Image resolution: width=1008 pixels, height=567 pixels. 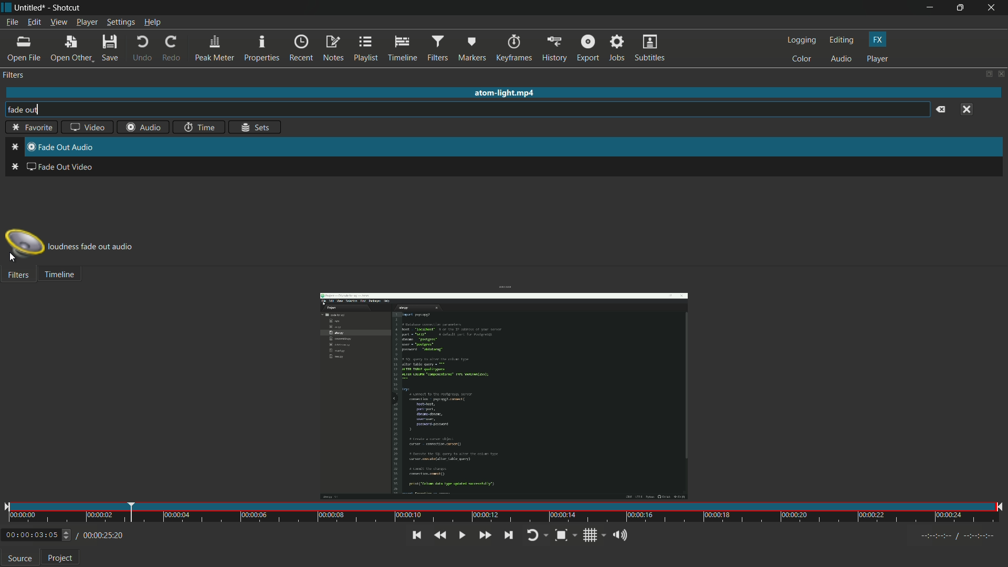 I want to click on toggle player looping, so click(x=533, y=535).